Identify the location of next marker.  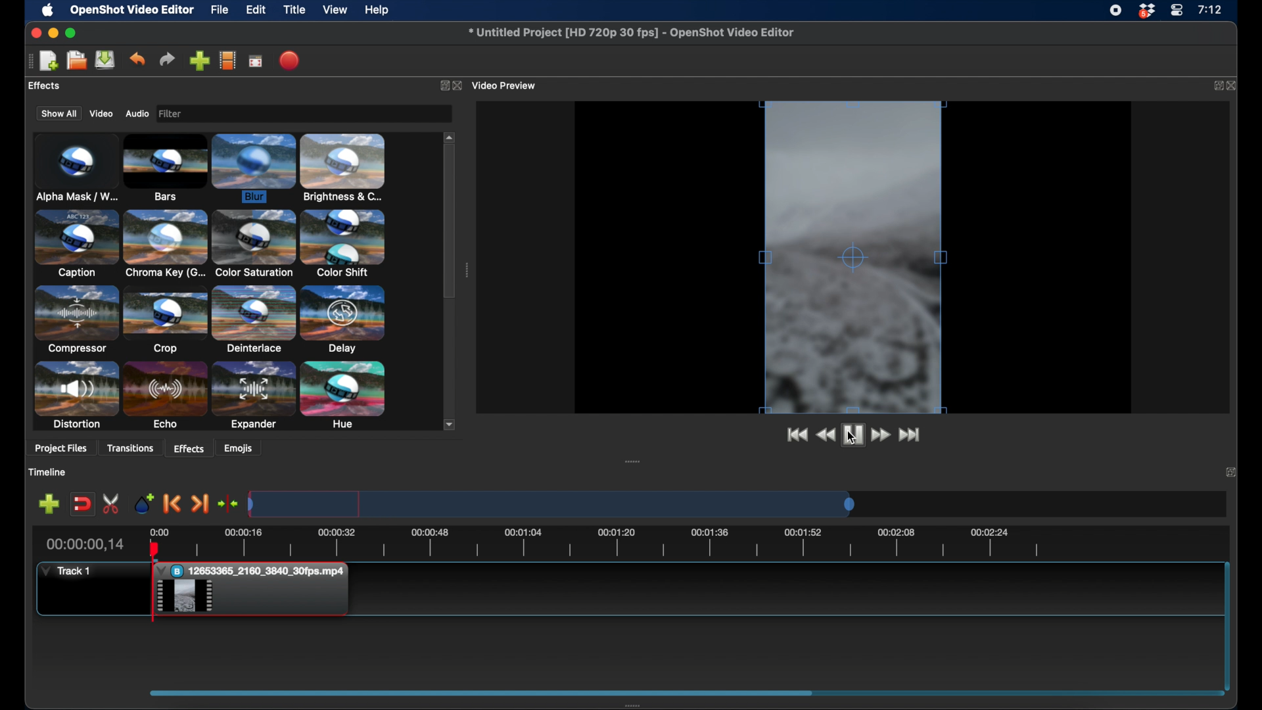
(201, 504).